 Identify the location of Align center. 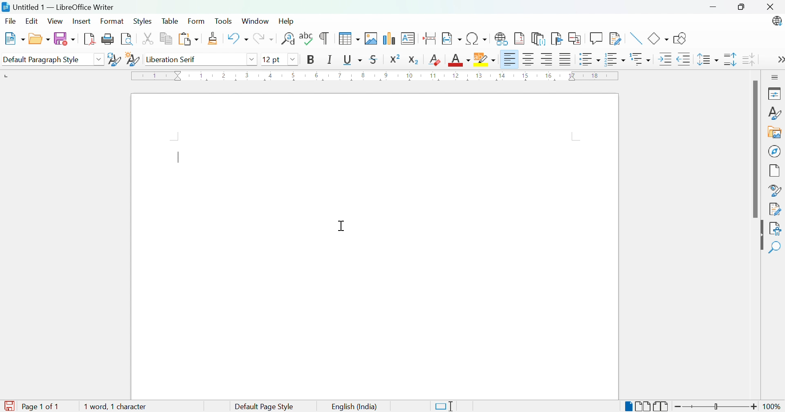
(530, 61).